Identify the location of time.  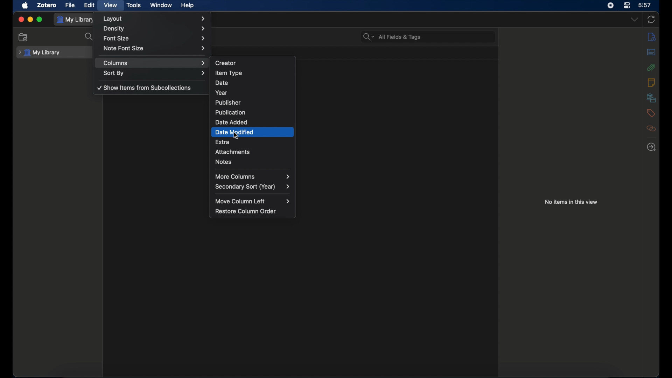
(645, 5).